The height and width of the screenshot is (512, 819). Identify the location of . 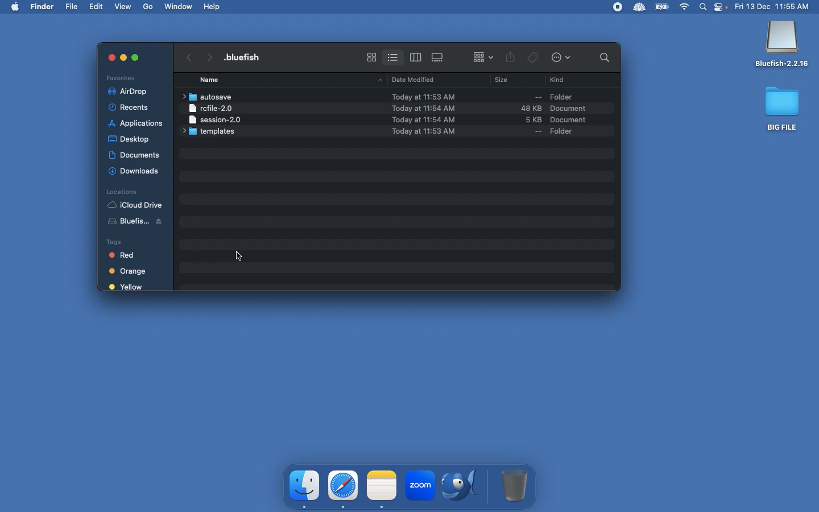
(135, 57).